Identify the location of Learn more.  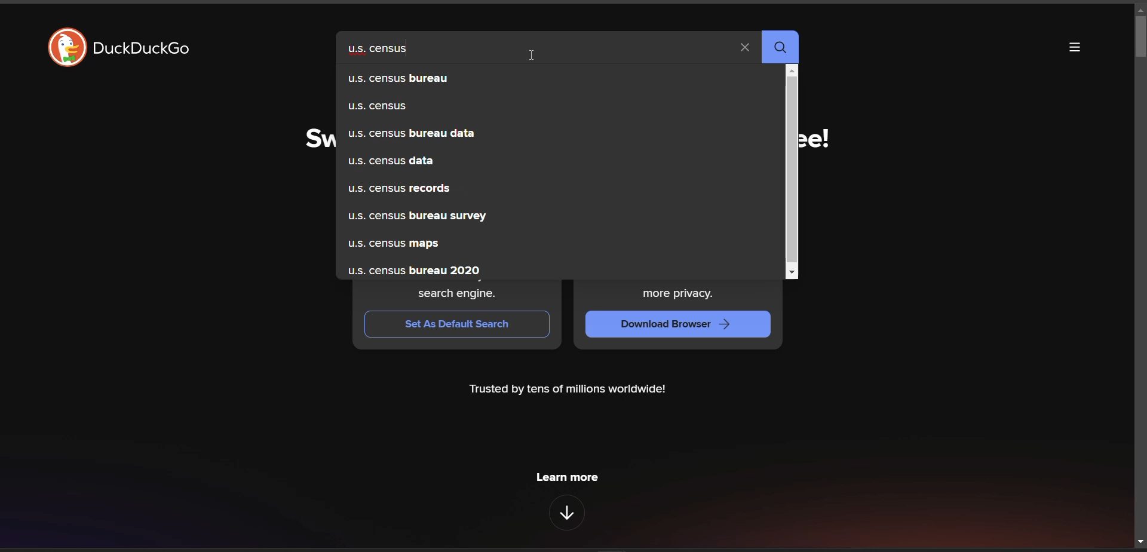
(565, 477).